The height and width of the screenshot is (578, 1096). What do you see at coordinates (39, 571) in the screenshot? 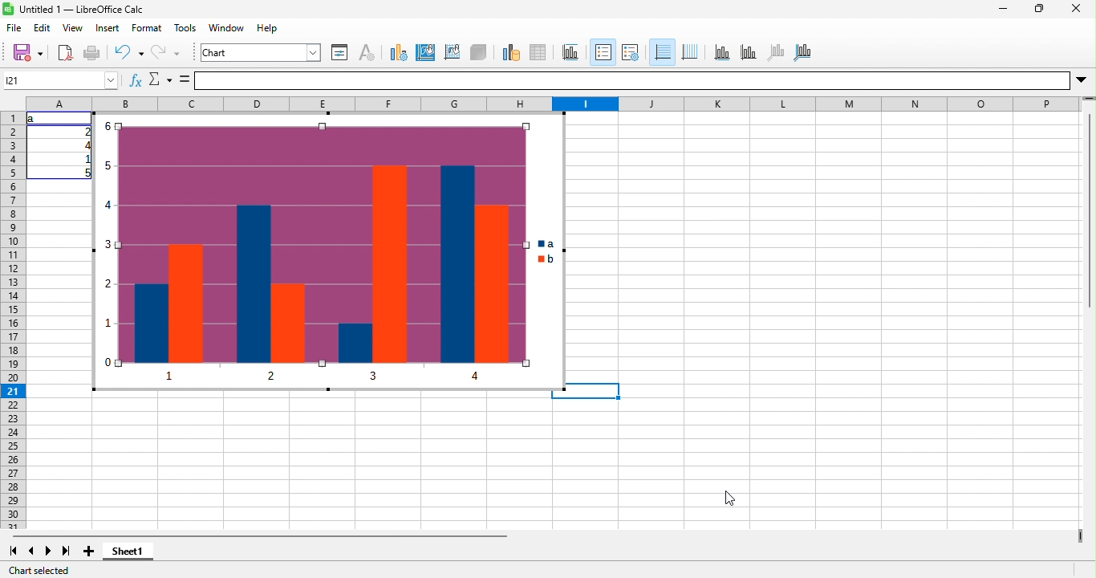
I see `chart selected` at bounding box center [39, 571].